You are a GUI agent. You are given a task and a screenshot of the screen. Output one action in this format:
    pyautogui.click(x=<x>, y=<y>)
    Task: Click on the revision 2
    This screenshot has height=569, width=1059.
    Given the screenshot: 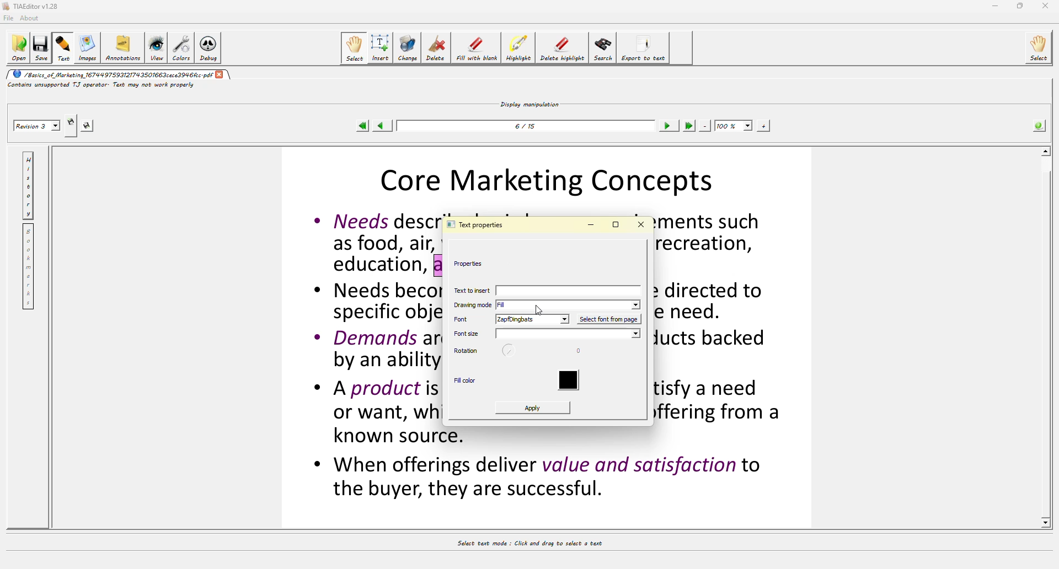 What is the action you would take?
    pyautogui.click(x=38, y=126)
    